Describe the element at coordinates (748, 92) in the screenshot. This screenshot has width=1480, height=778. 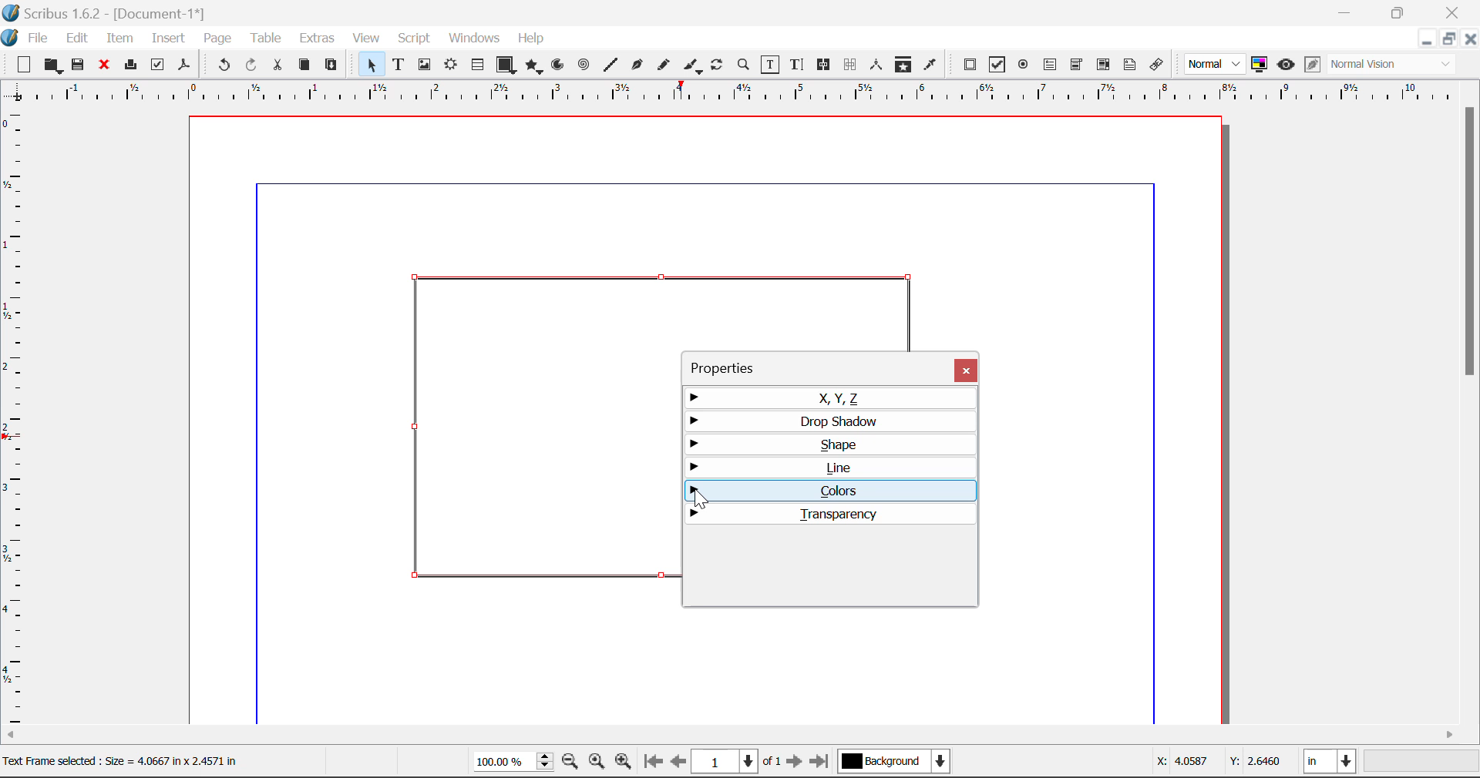
I see `Vertical Page Margins` at that location.